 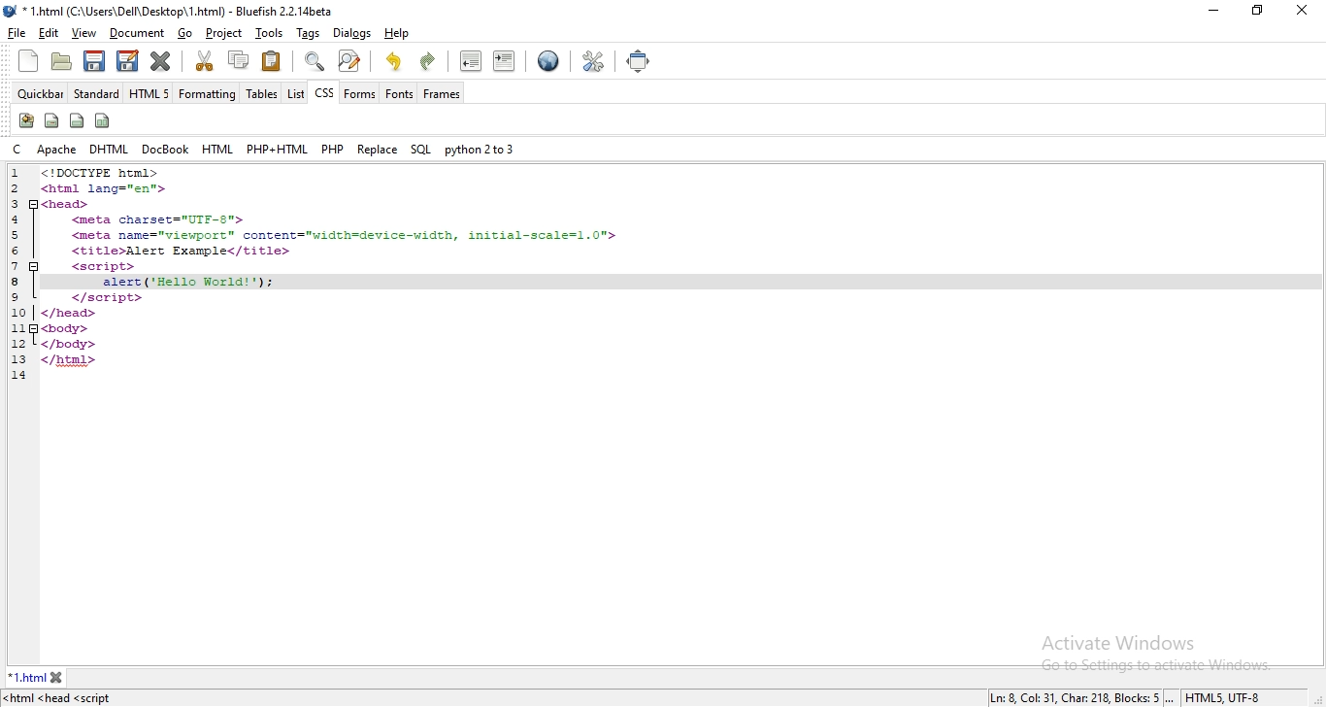 What do you see at coordinates (151, 93) in the screenshot?
I see `html 5` at bounding box center [151, 93].